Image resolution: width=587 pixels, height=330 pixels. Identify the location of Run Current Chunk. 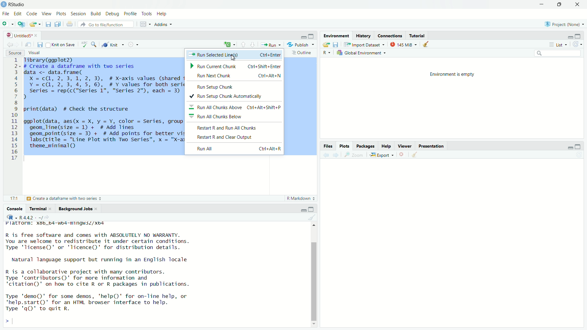
(234, 66).